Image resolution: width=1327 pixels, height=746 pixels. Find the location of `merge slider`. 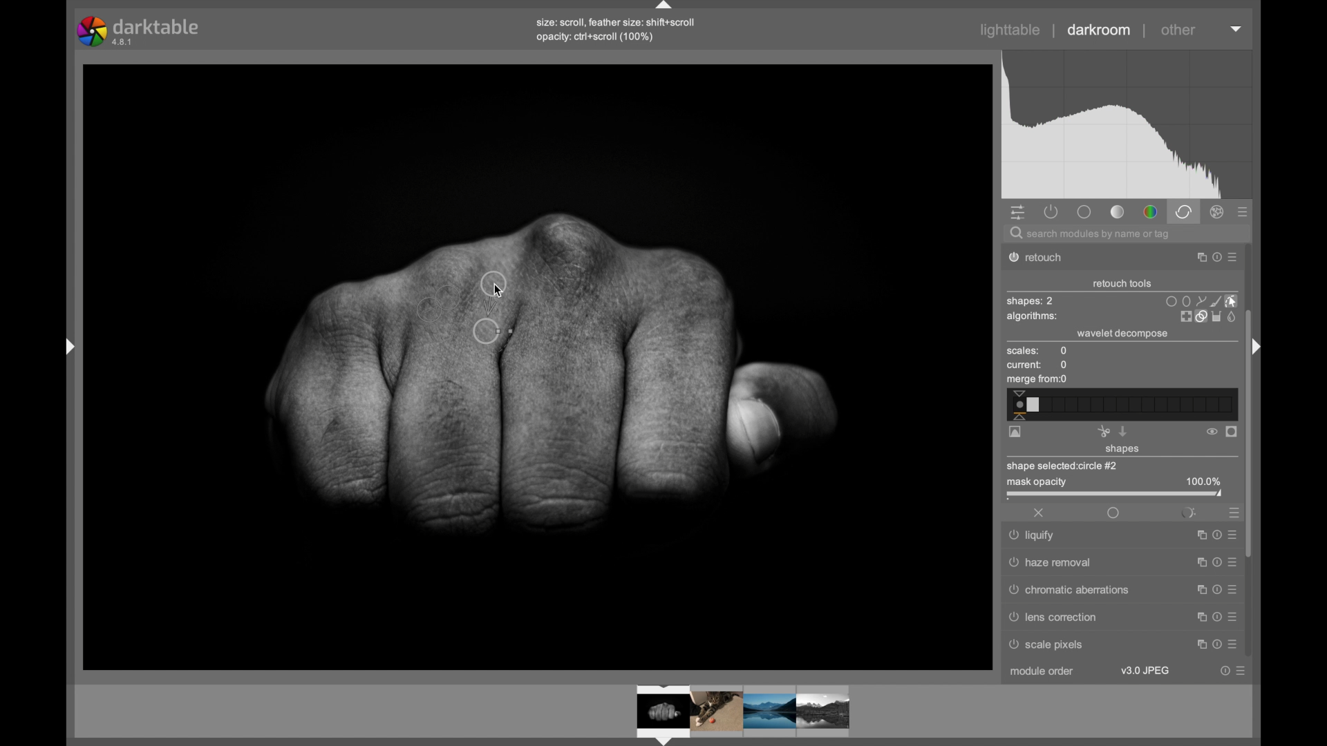

merge slider is located at coordinates (1120, 405).